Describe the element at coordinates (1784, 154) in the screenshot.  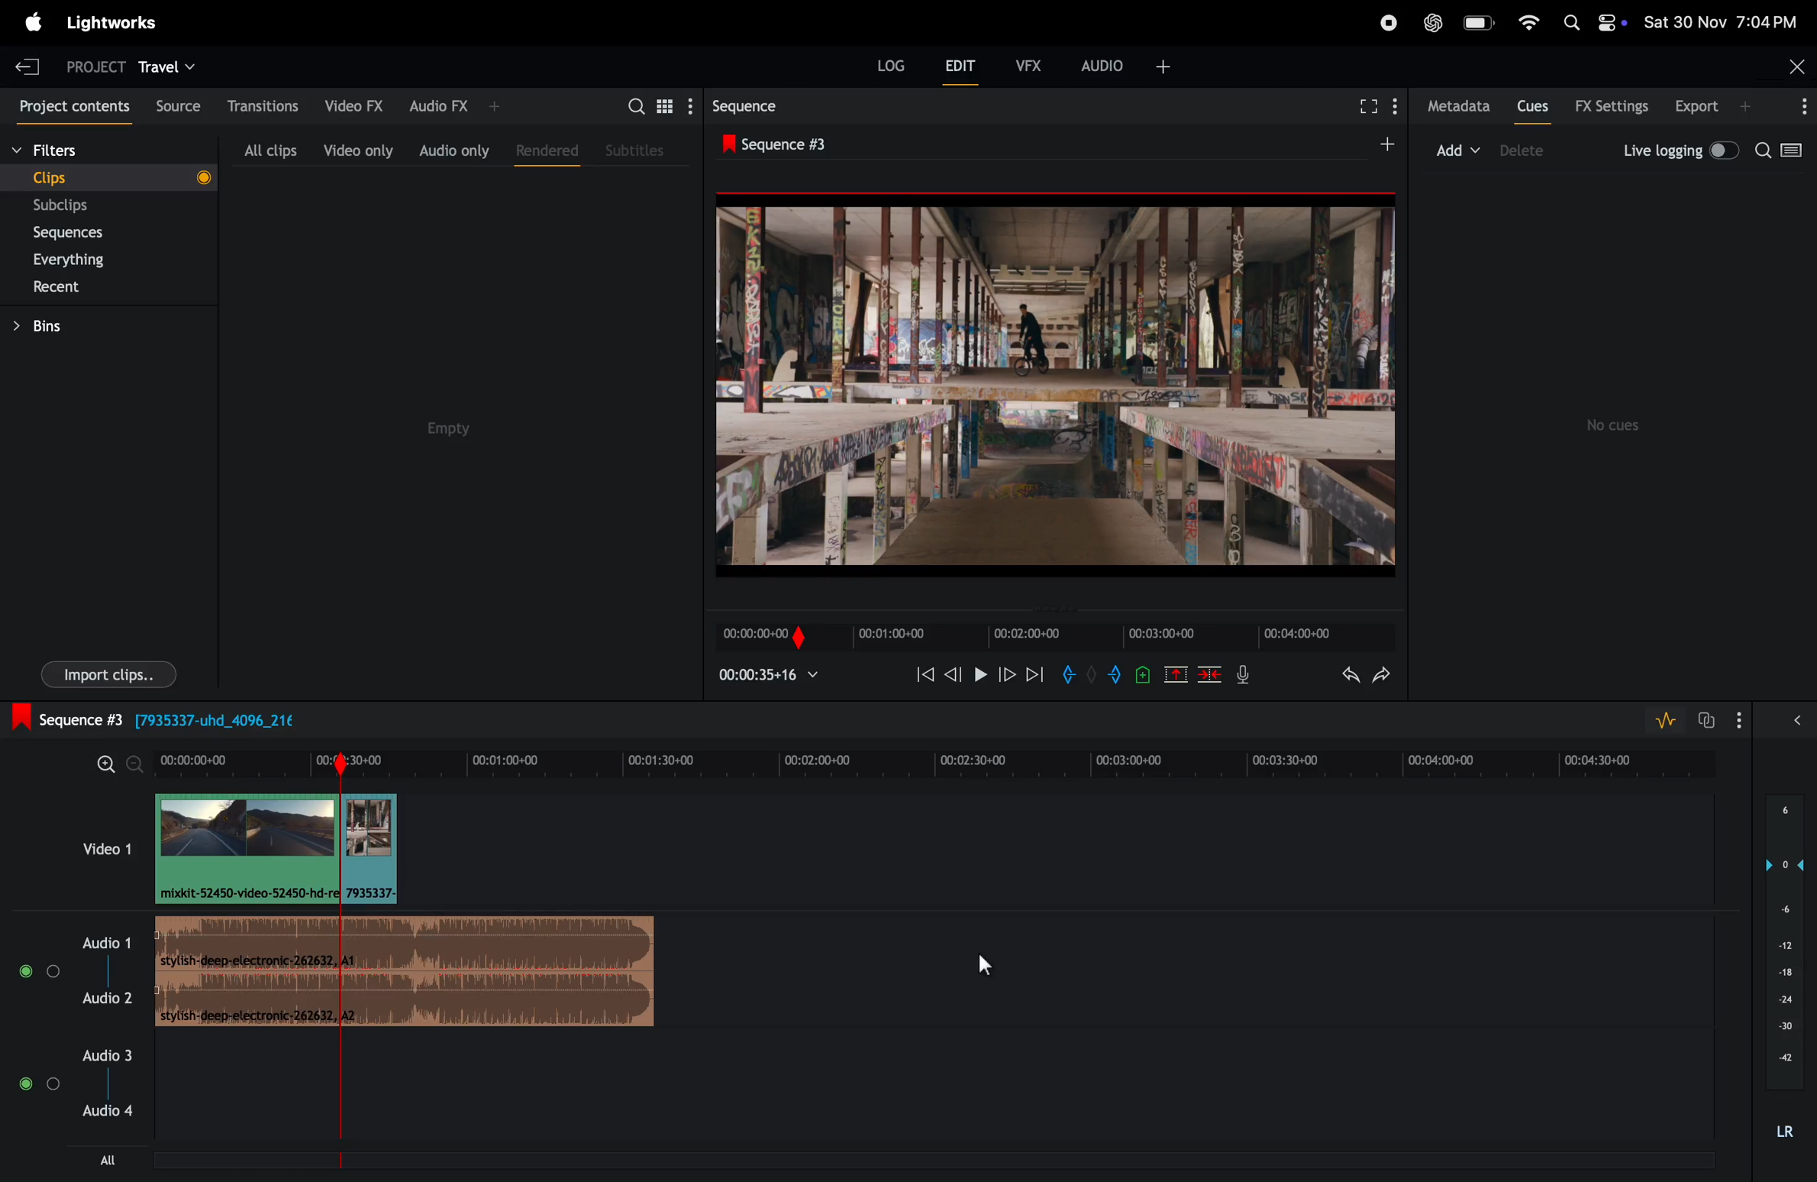
I see `search` at that location.